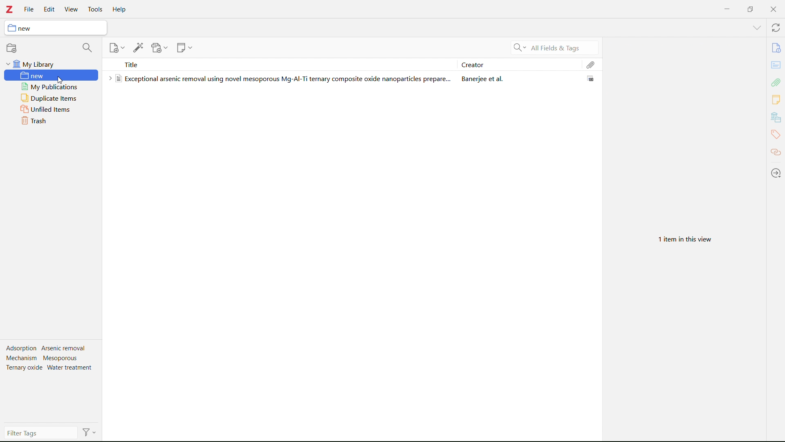  Describe the element at coordinates (776, 174) in the screenshot. I see `locate` at that location.